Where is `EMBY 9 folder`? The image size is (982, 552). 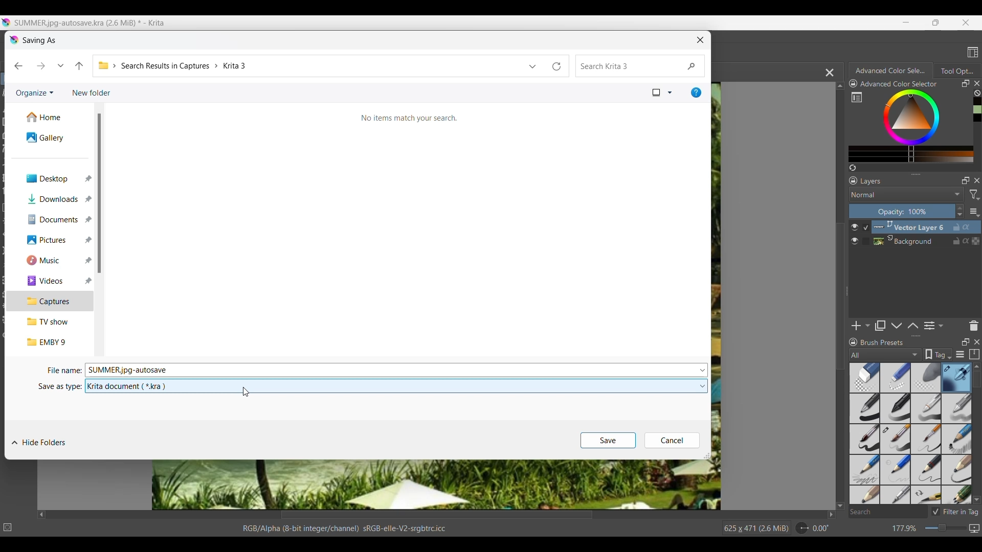
EMBY 9 folder is located at coordinates (51, 342).